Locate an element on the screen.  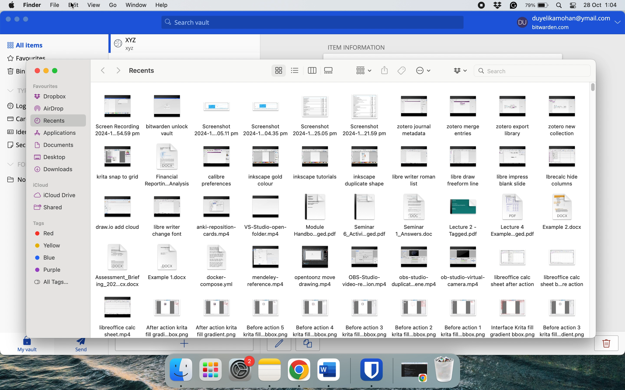
date and time is located at coordinates (601, 5).